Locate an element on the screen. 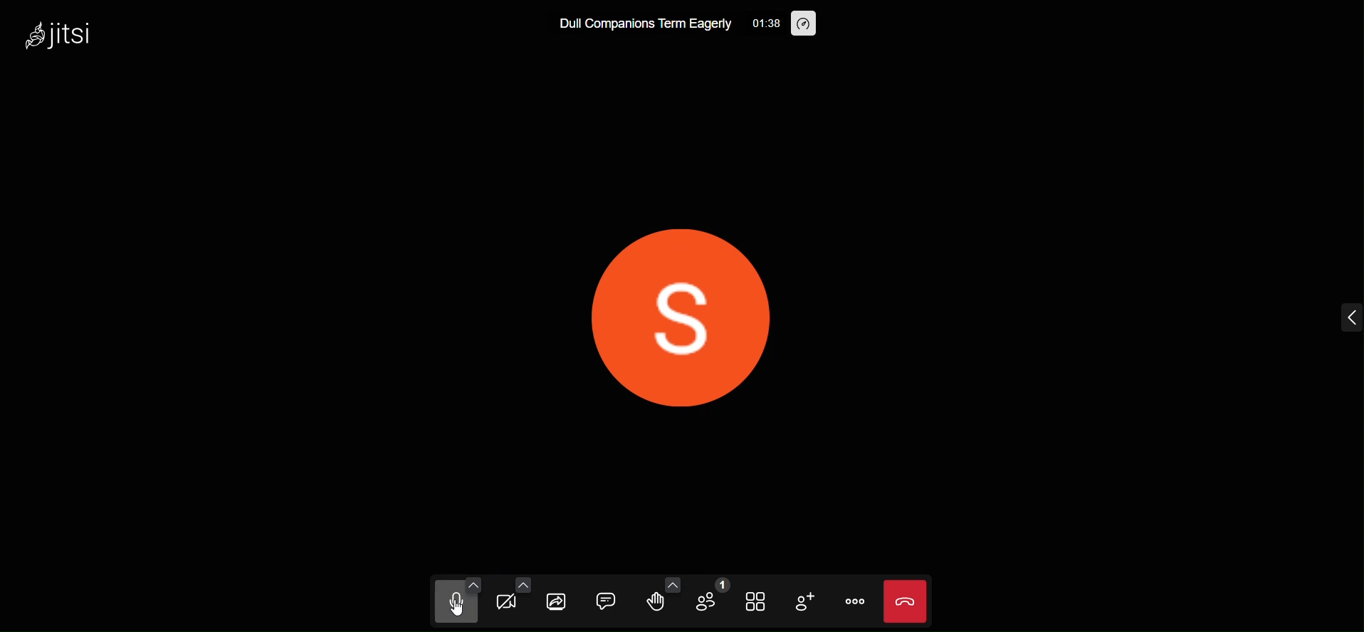 The image size is (1364, 632). expand is located at coordinates (1348, 318).